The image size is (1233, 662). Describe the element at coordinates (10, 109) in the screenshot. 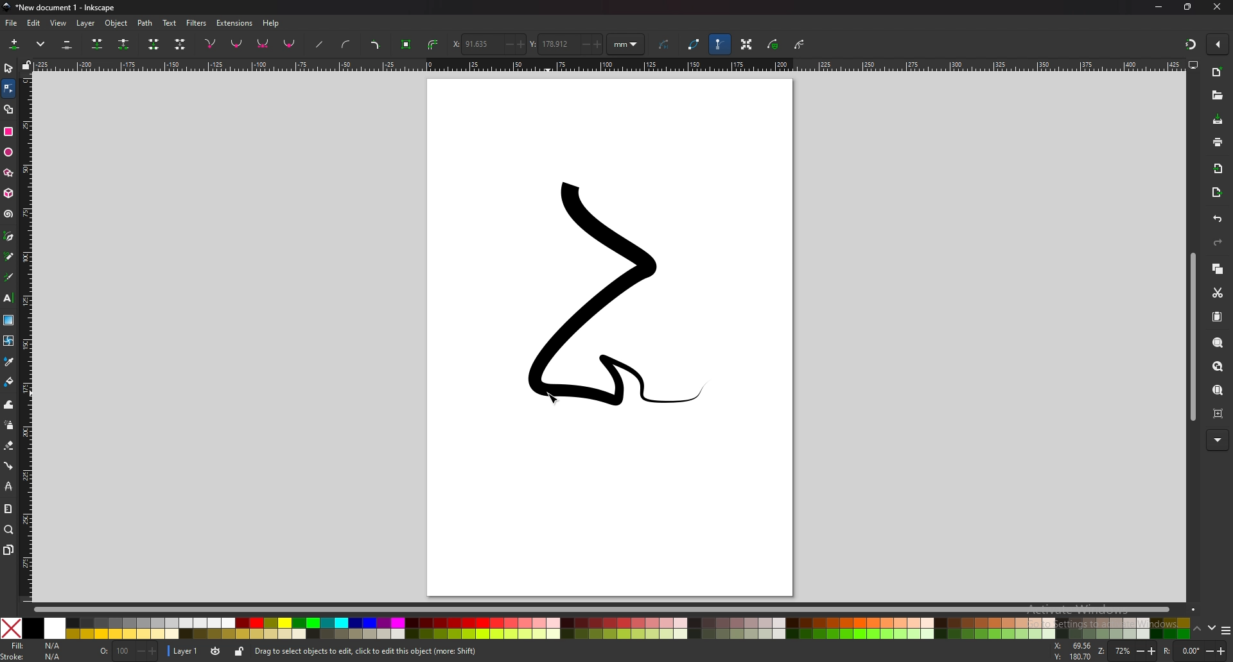

I see `shape builder` at that location.